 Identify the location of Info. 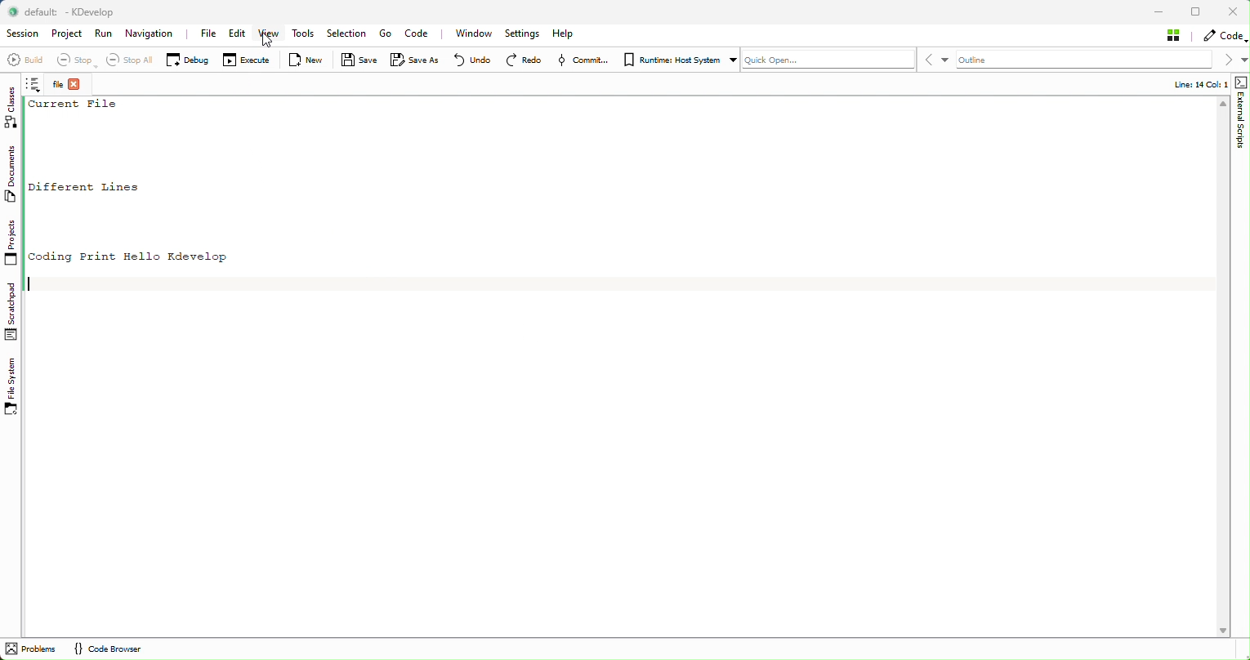
(1193, 84).